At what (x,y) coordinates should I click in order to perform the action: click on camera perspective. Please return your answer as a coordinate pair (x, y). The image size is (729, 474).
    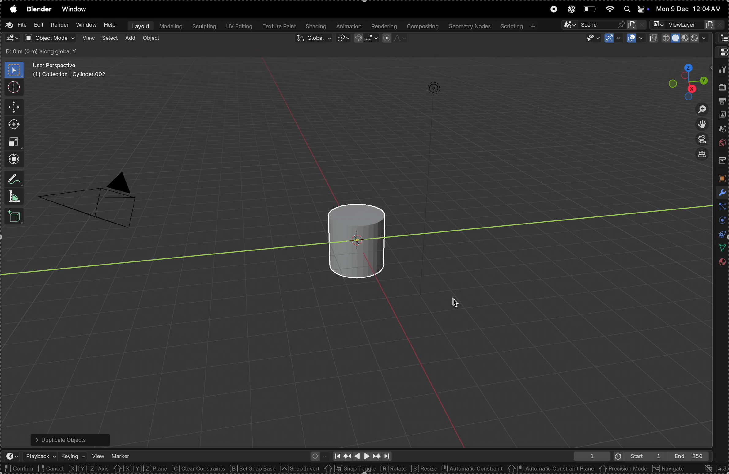
    Looking at the image, I should click on (93, 196).